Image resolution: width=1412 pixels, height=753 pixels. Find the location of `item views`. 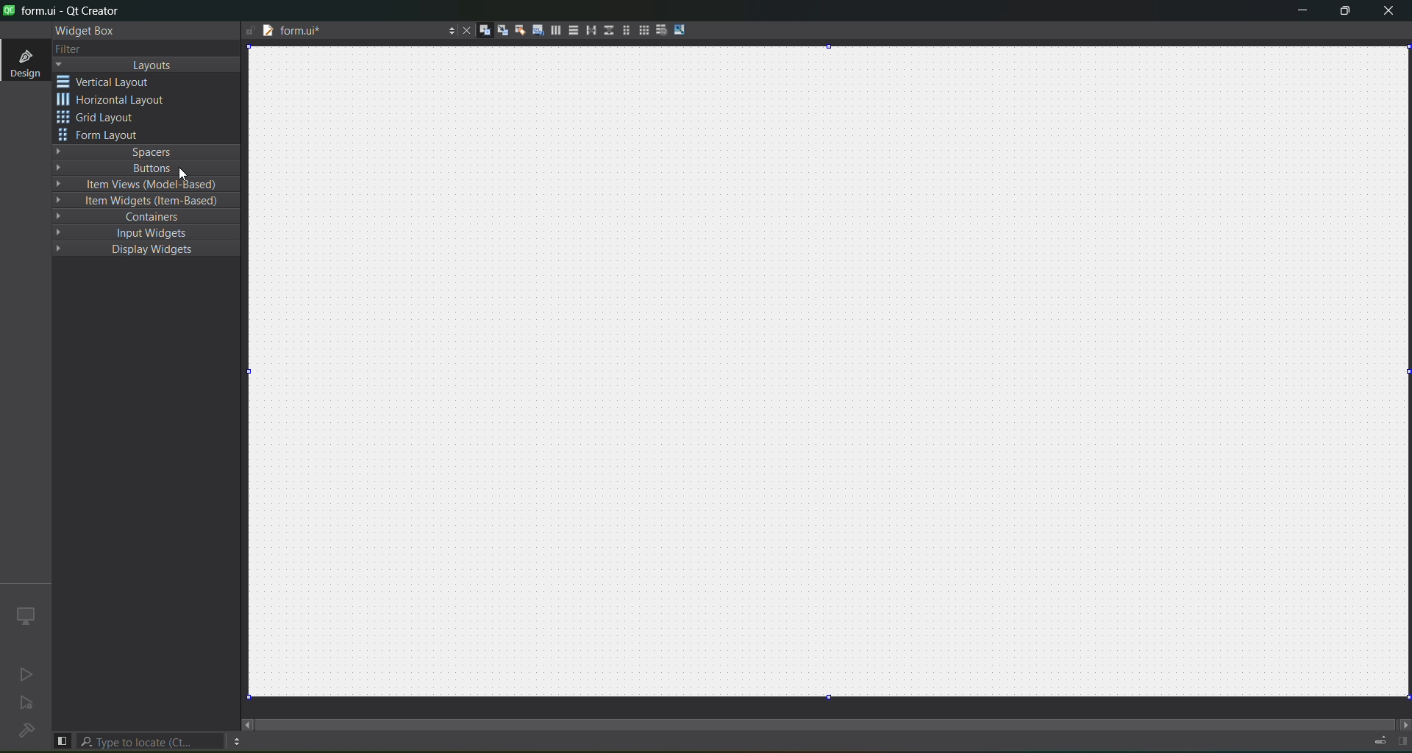

item views is located at coordinates (145, 185).